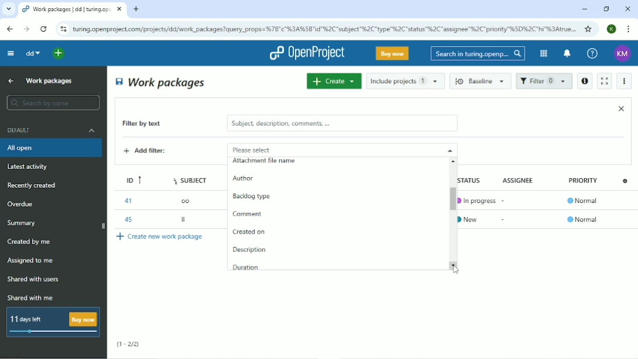 The height and width of the screenshot is (359, 638). Describe the element at coordinates (449, 200) in the screenshot. I see `Vertical scrollbar` at that location.